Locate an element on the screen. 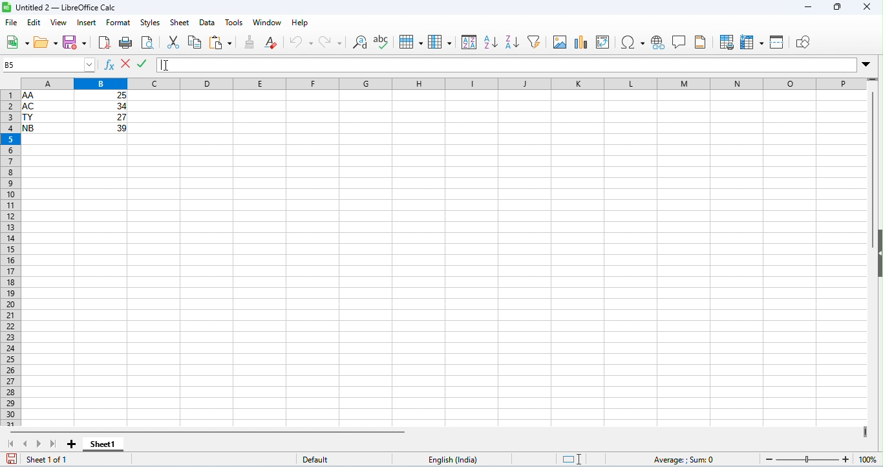 Image resolution: width=883 pixels, height=467 pixels. insert is located at coordinates (87, 23).